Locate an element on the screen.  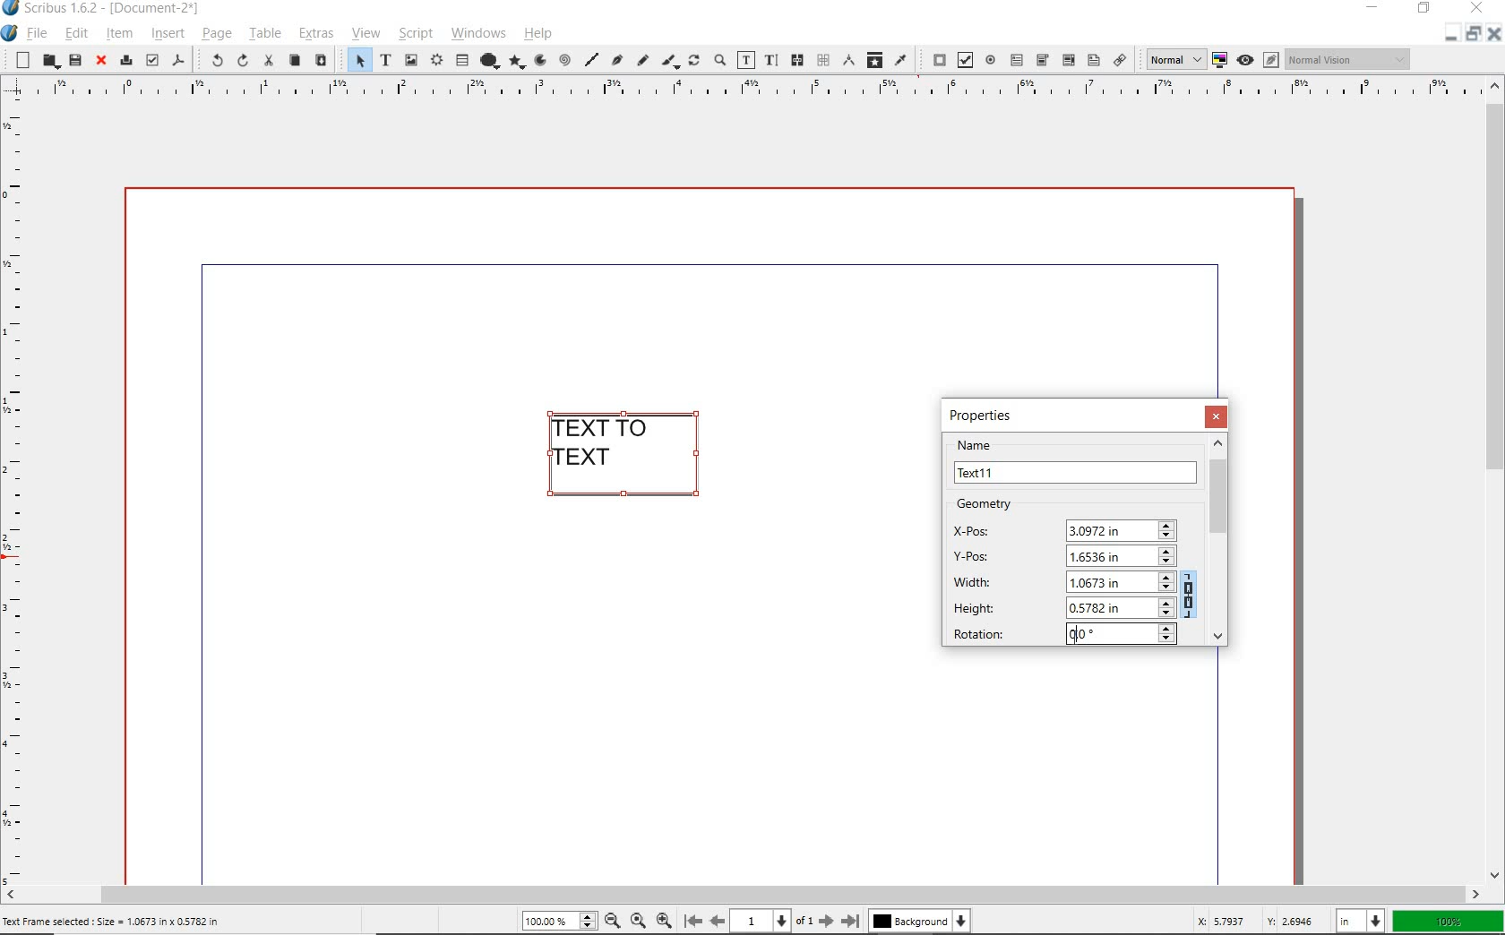
table is located at coordinates (461, 60).